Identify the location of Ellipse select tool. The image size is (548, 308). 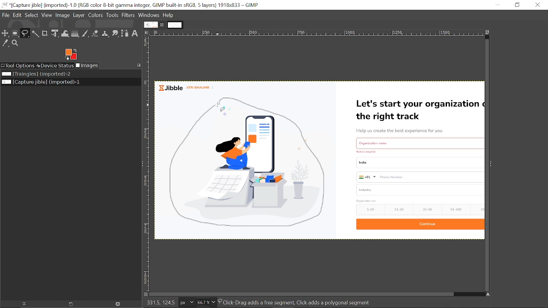
(15, 34).